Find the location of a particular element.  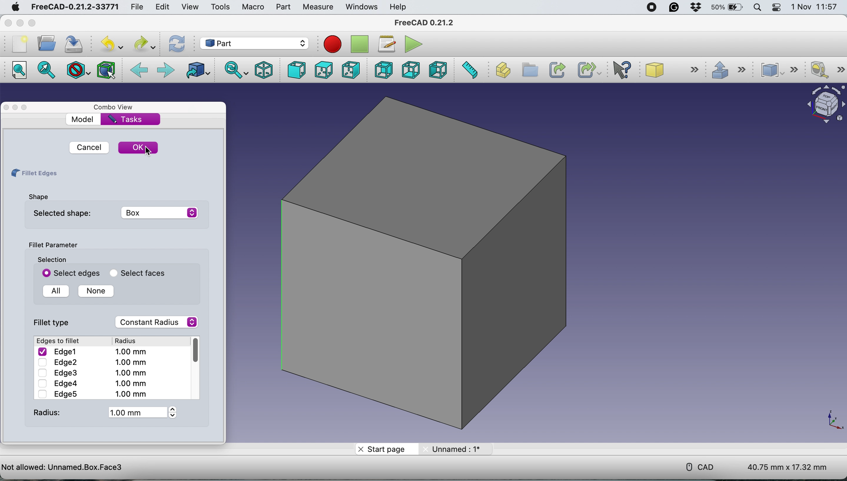

None is located at coordinates (93, 291).